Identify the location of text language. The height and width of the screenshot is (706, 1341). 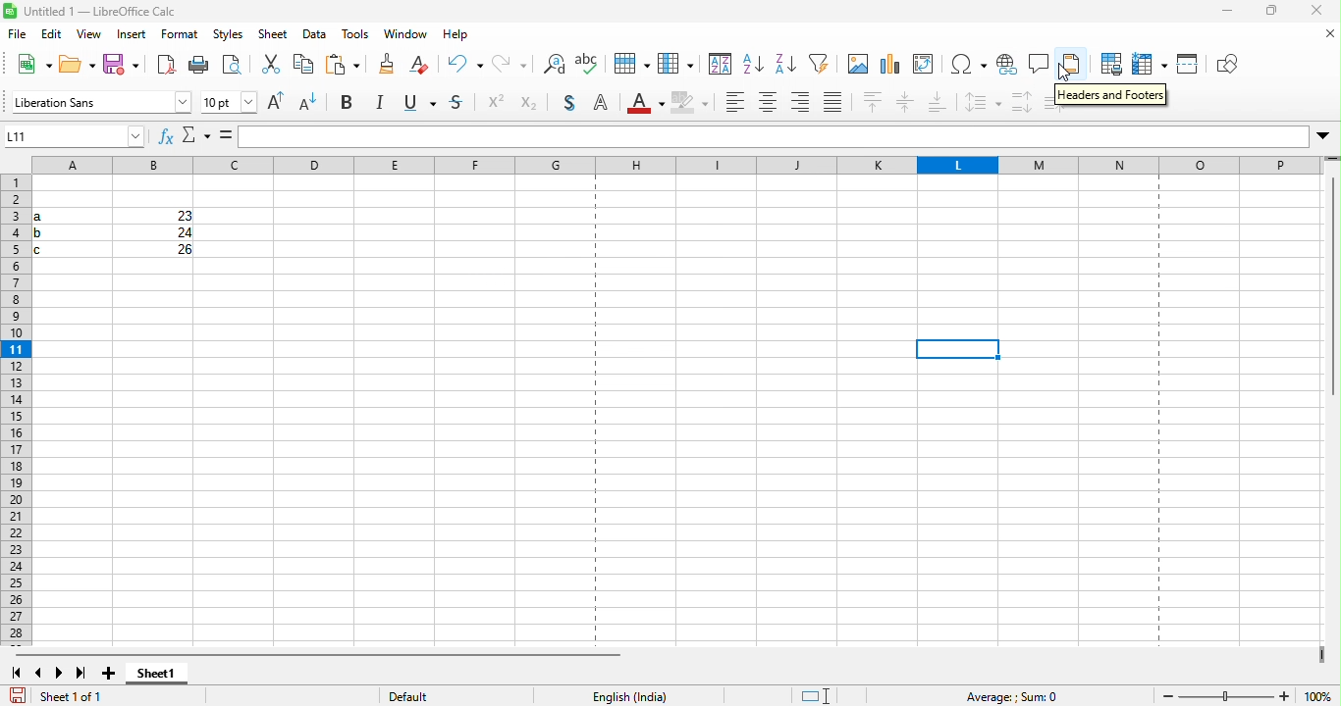
(640, 694).